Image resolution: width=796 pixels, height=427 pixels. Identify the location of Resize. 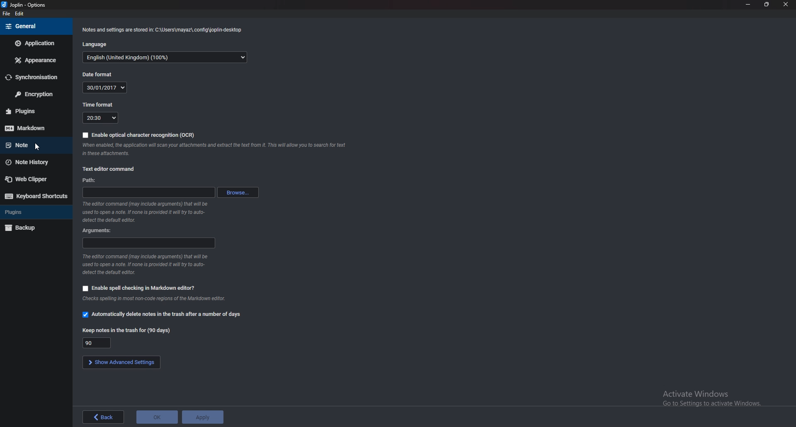
(767, 5).